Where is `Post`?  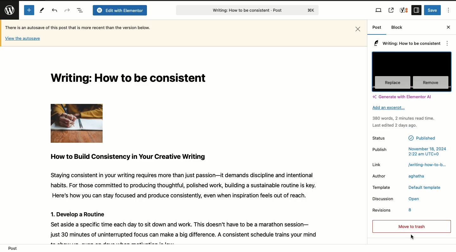 Post is located at coordinates (13, 247).